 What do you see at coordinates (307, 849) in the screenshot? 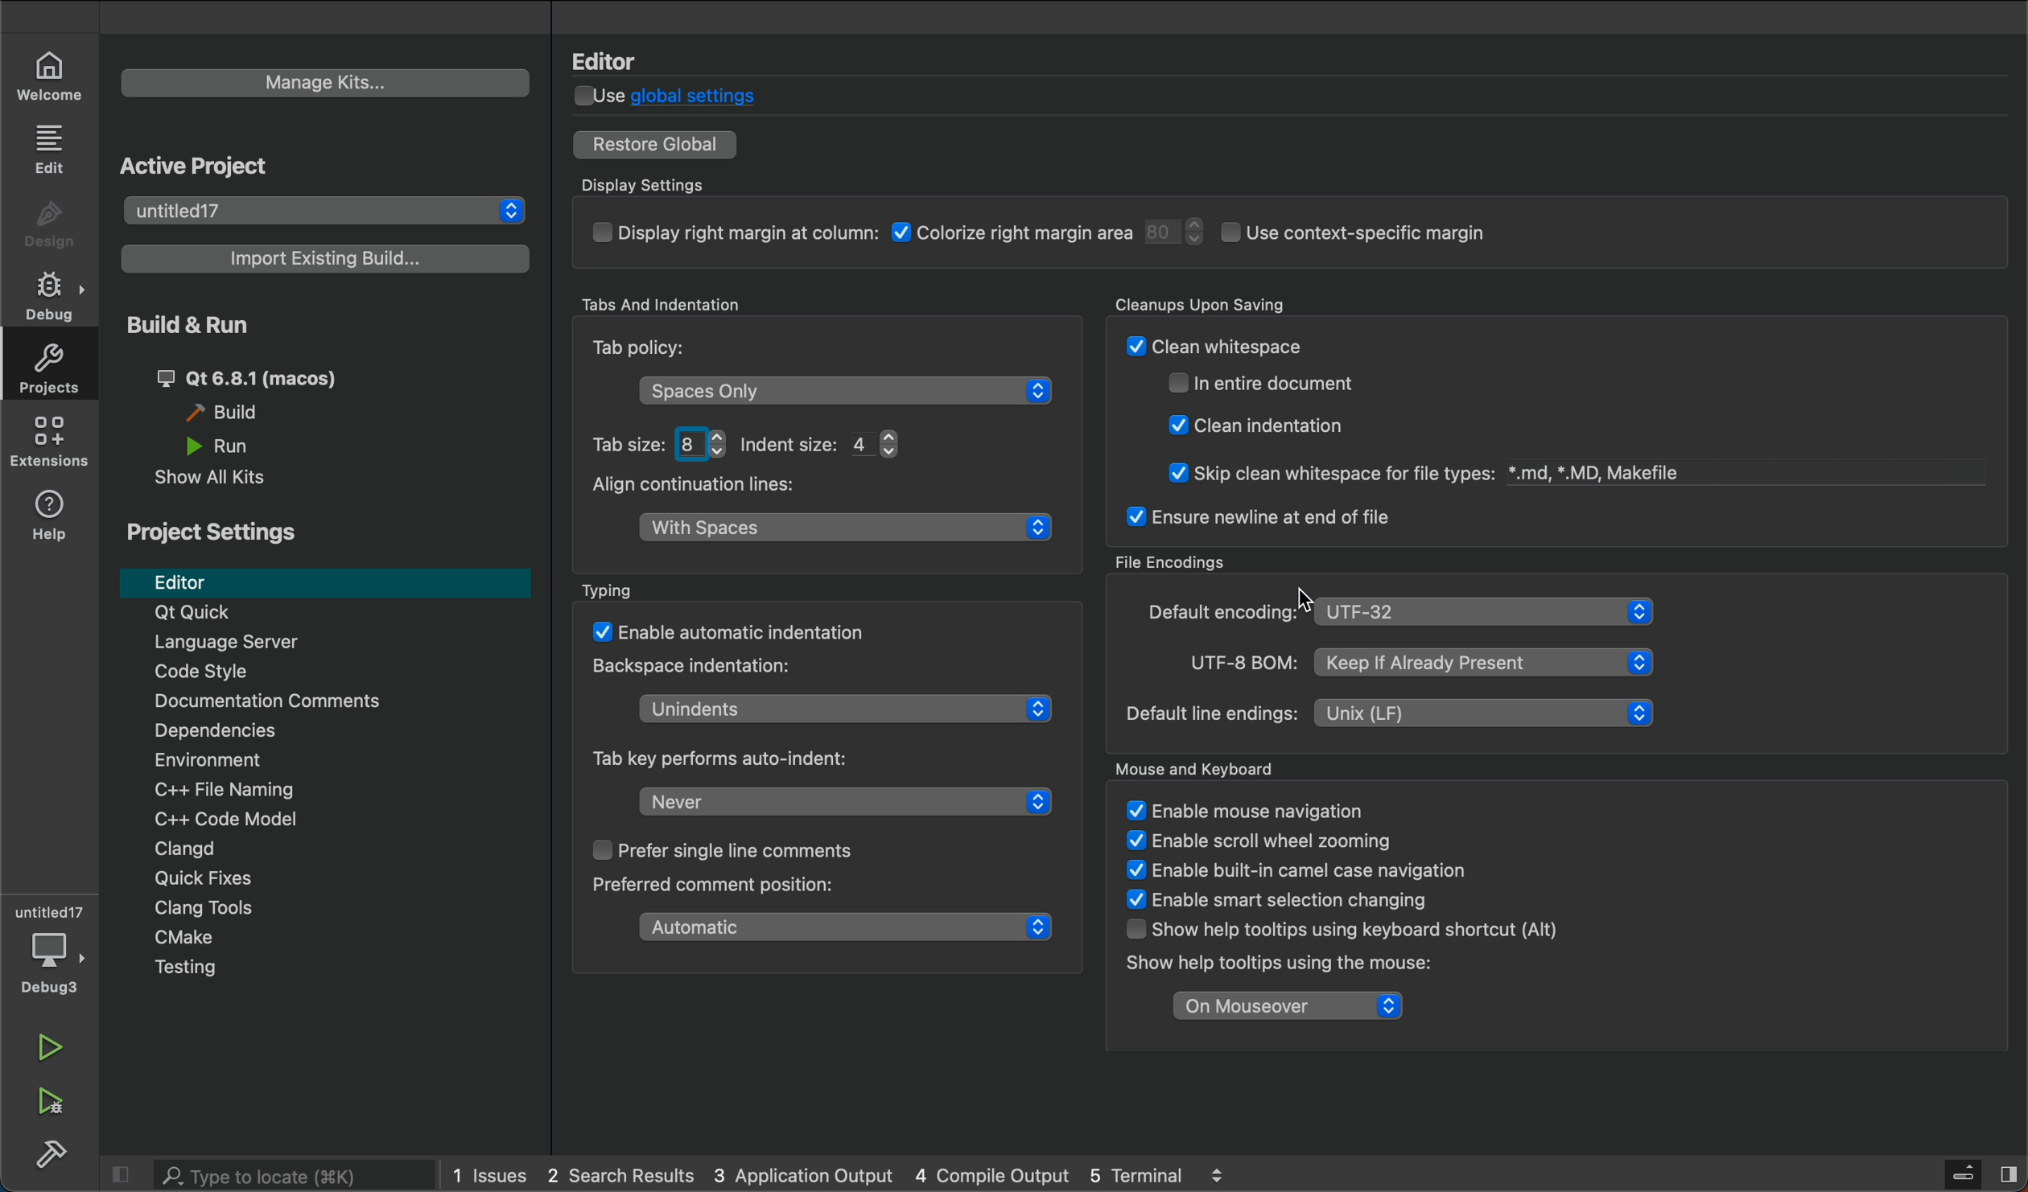
I see `Clangd` at bounding box center [307, 849].